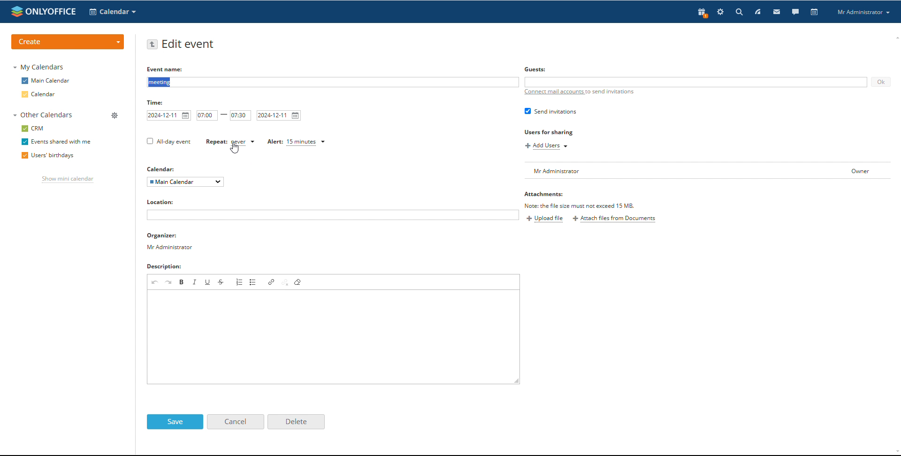  I want to click on events shared with me, so click(56, 142).